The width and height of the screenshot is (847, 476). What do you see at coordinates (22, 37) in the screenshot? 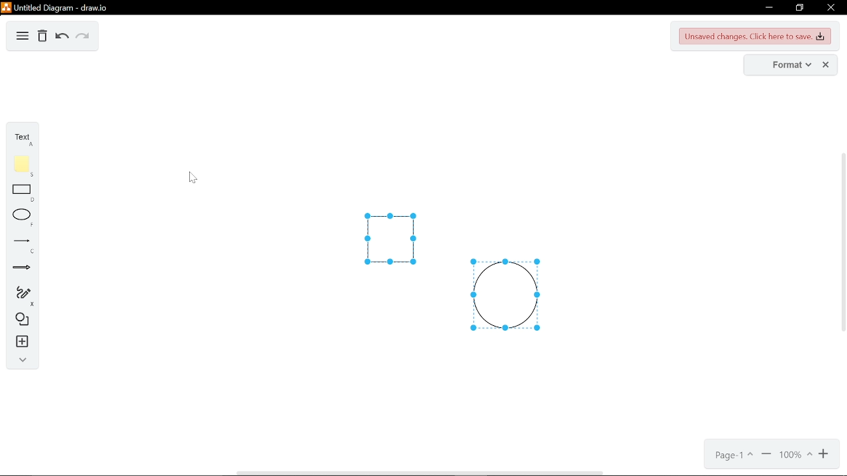
I see `diagram` at bounding box center [22, 37].